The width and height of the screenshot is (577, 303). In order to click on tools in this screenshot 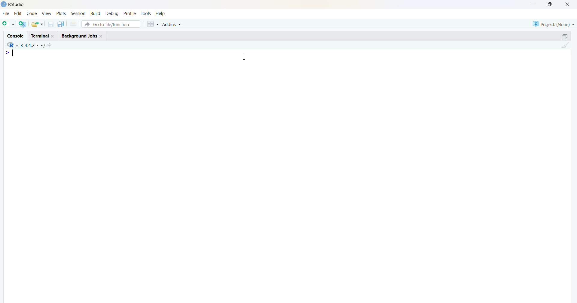, I will do `click(146, 13)`.